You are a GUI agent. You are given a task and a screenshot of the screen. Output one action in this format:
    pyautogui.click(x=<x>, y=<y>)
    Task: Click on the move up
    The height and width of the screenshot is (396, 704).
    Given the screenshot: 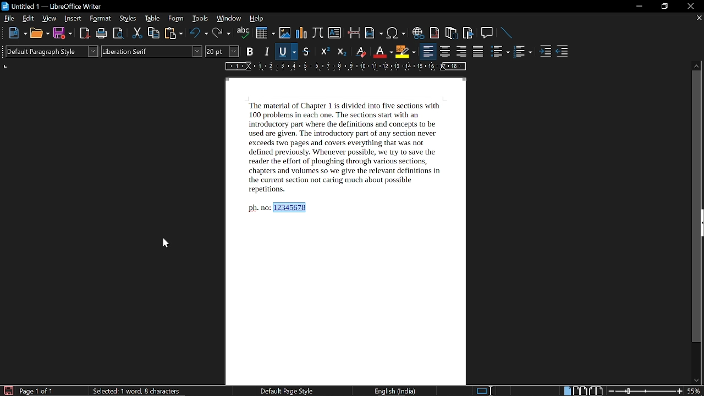 What is the action you would take?
    pyautogui.click(x=696, y=65)
    